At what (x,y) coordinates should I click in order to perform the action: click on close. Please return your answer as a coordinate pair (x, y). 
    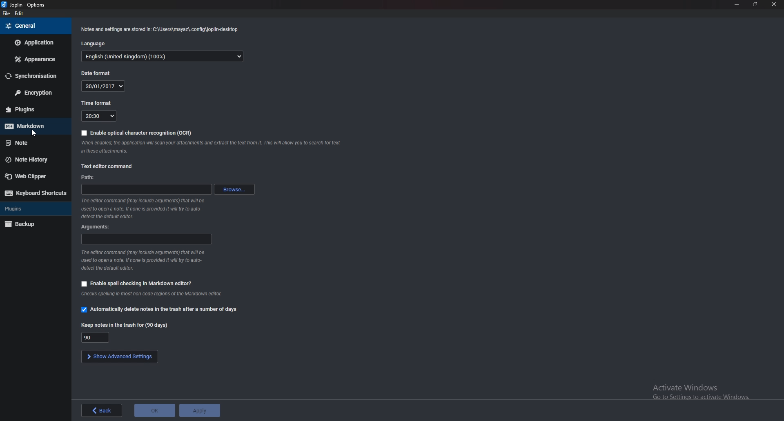
    Looking at the image, I should click on (774, 4).